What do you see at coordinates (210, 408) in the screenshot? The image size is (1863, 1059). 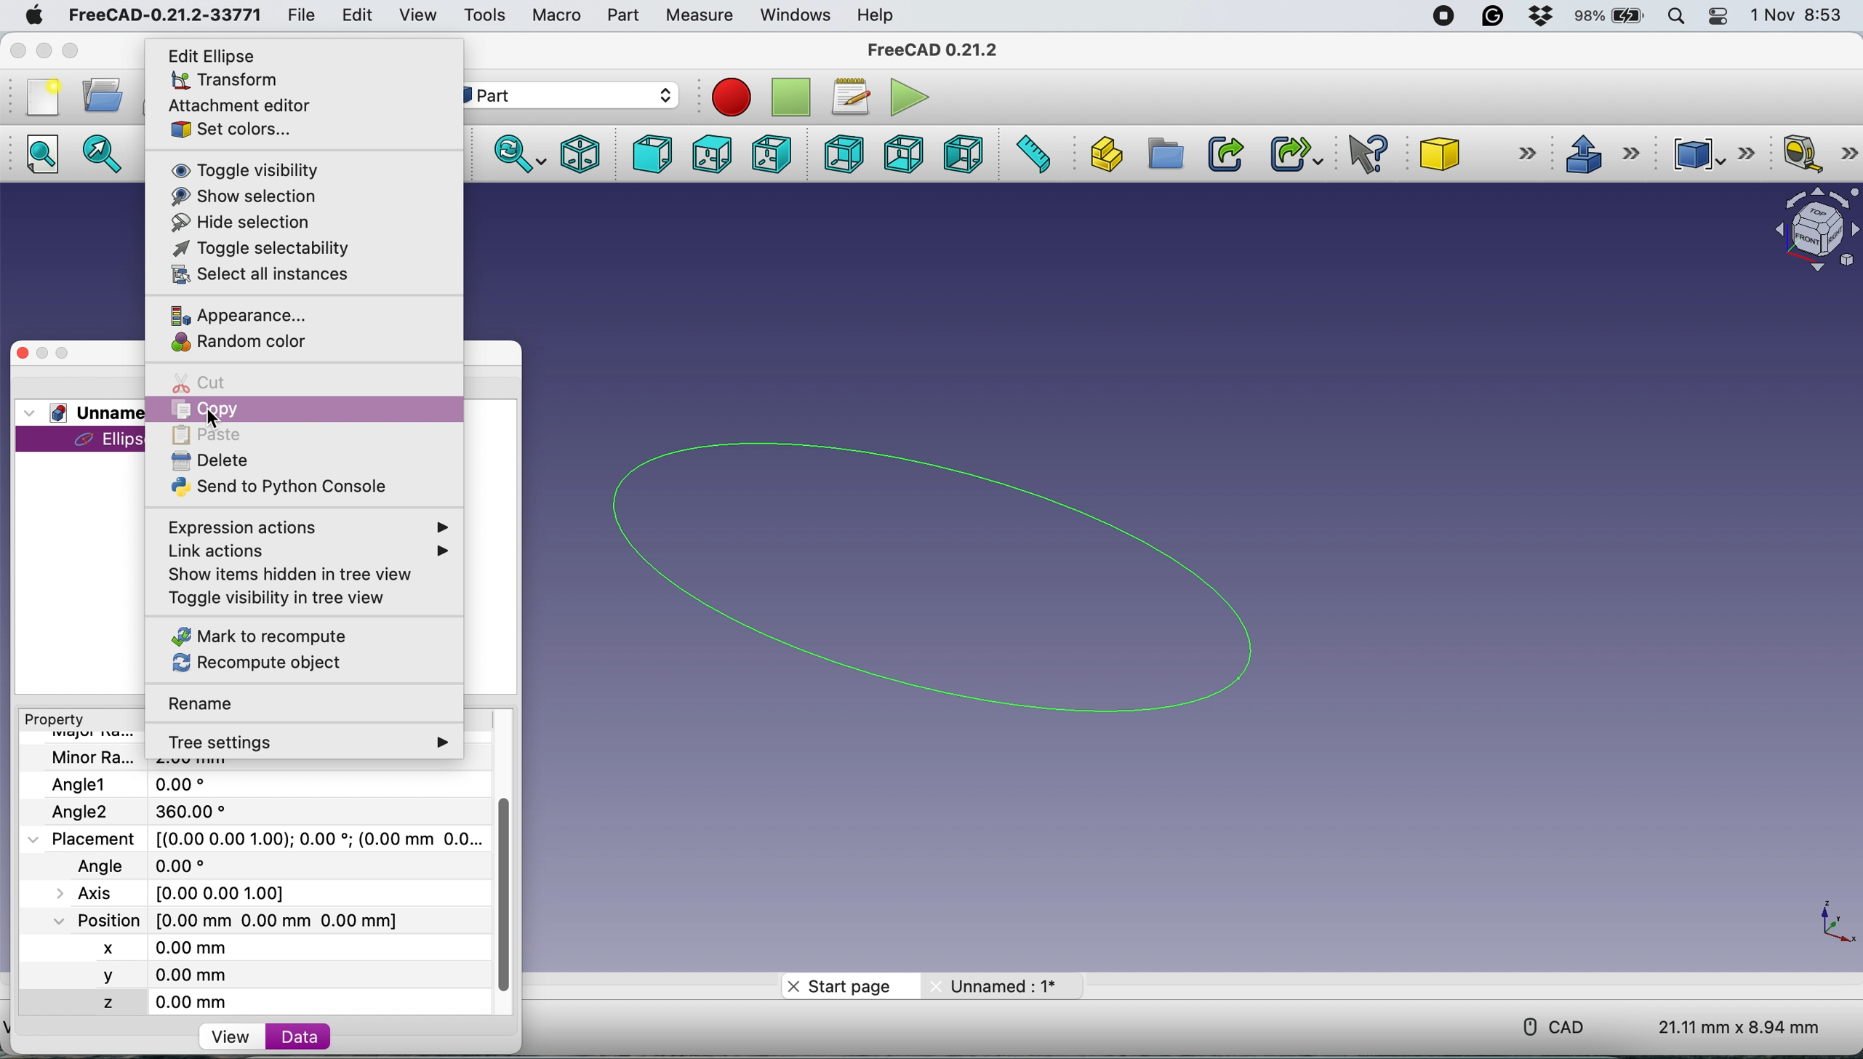 I see `copy` at bounding box center [210, 408].